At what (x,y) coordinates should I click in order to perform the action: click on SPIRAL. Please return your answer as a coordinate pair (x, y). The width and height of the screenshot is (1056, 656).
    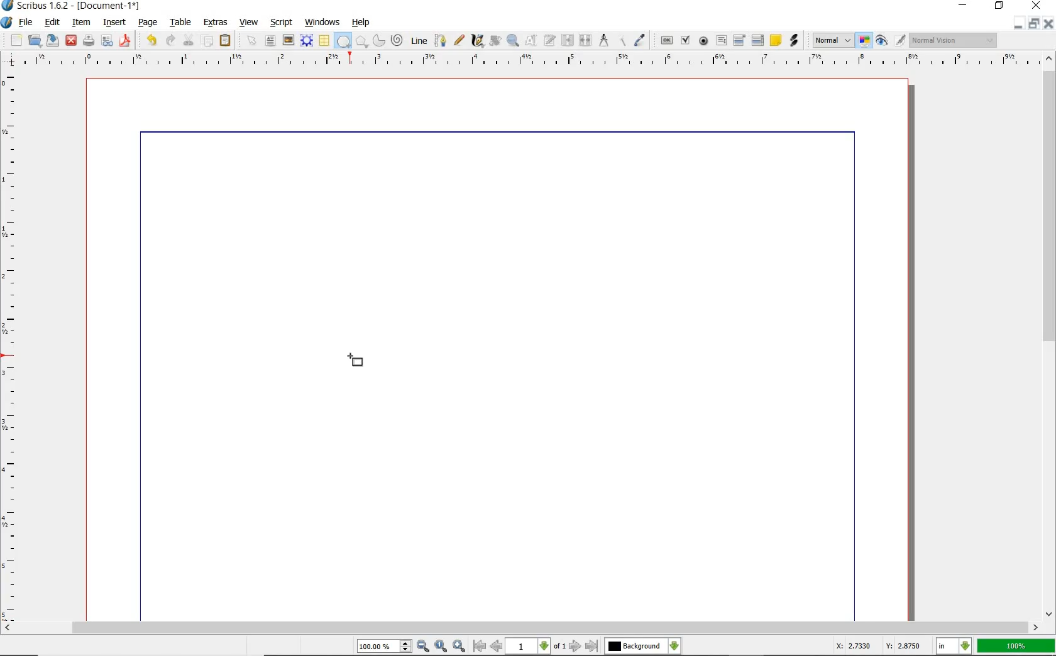
    Looking at the image, I should click on (396, 41).